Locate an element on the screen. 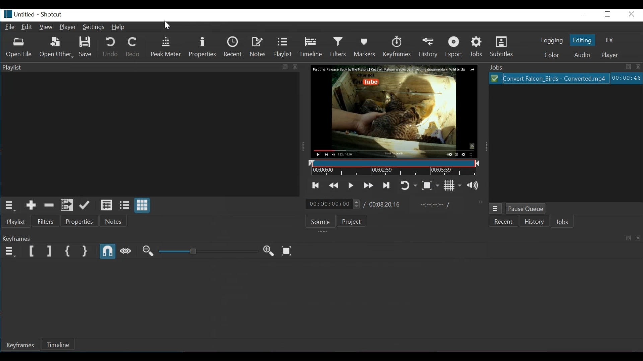  Set Second Simple Keyframe is located at coordinates (85, 252).